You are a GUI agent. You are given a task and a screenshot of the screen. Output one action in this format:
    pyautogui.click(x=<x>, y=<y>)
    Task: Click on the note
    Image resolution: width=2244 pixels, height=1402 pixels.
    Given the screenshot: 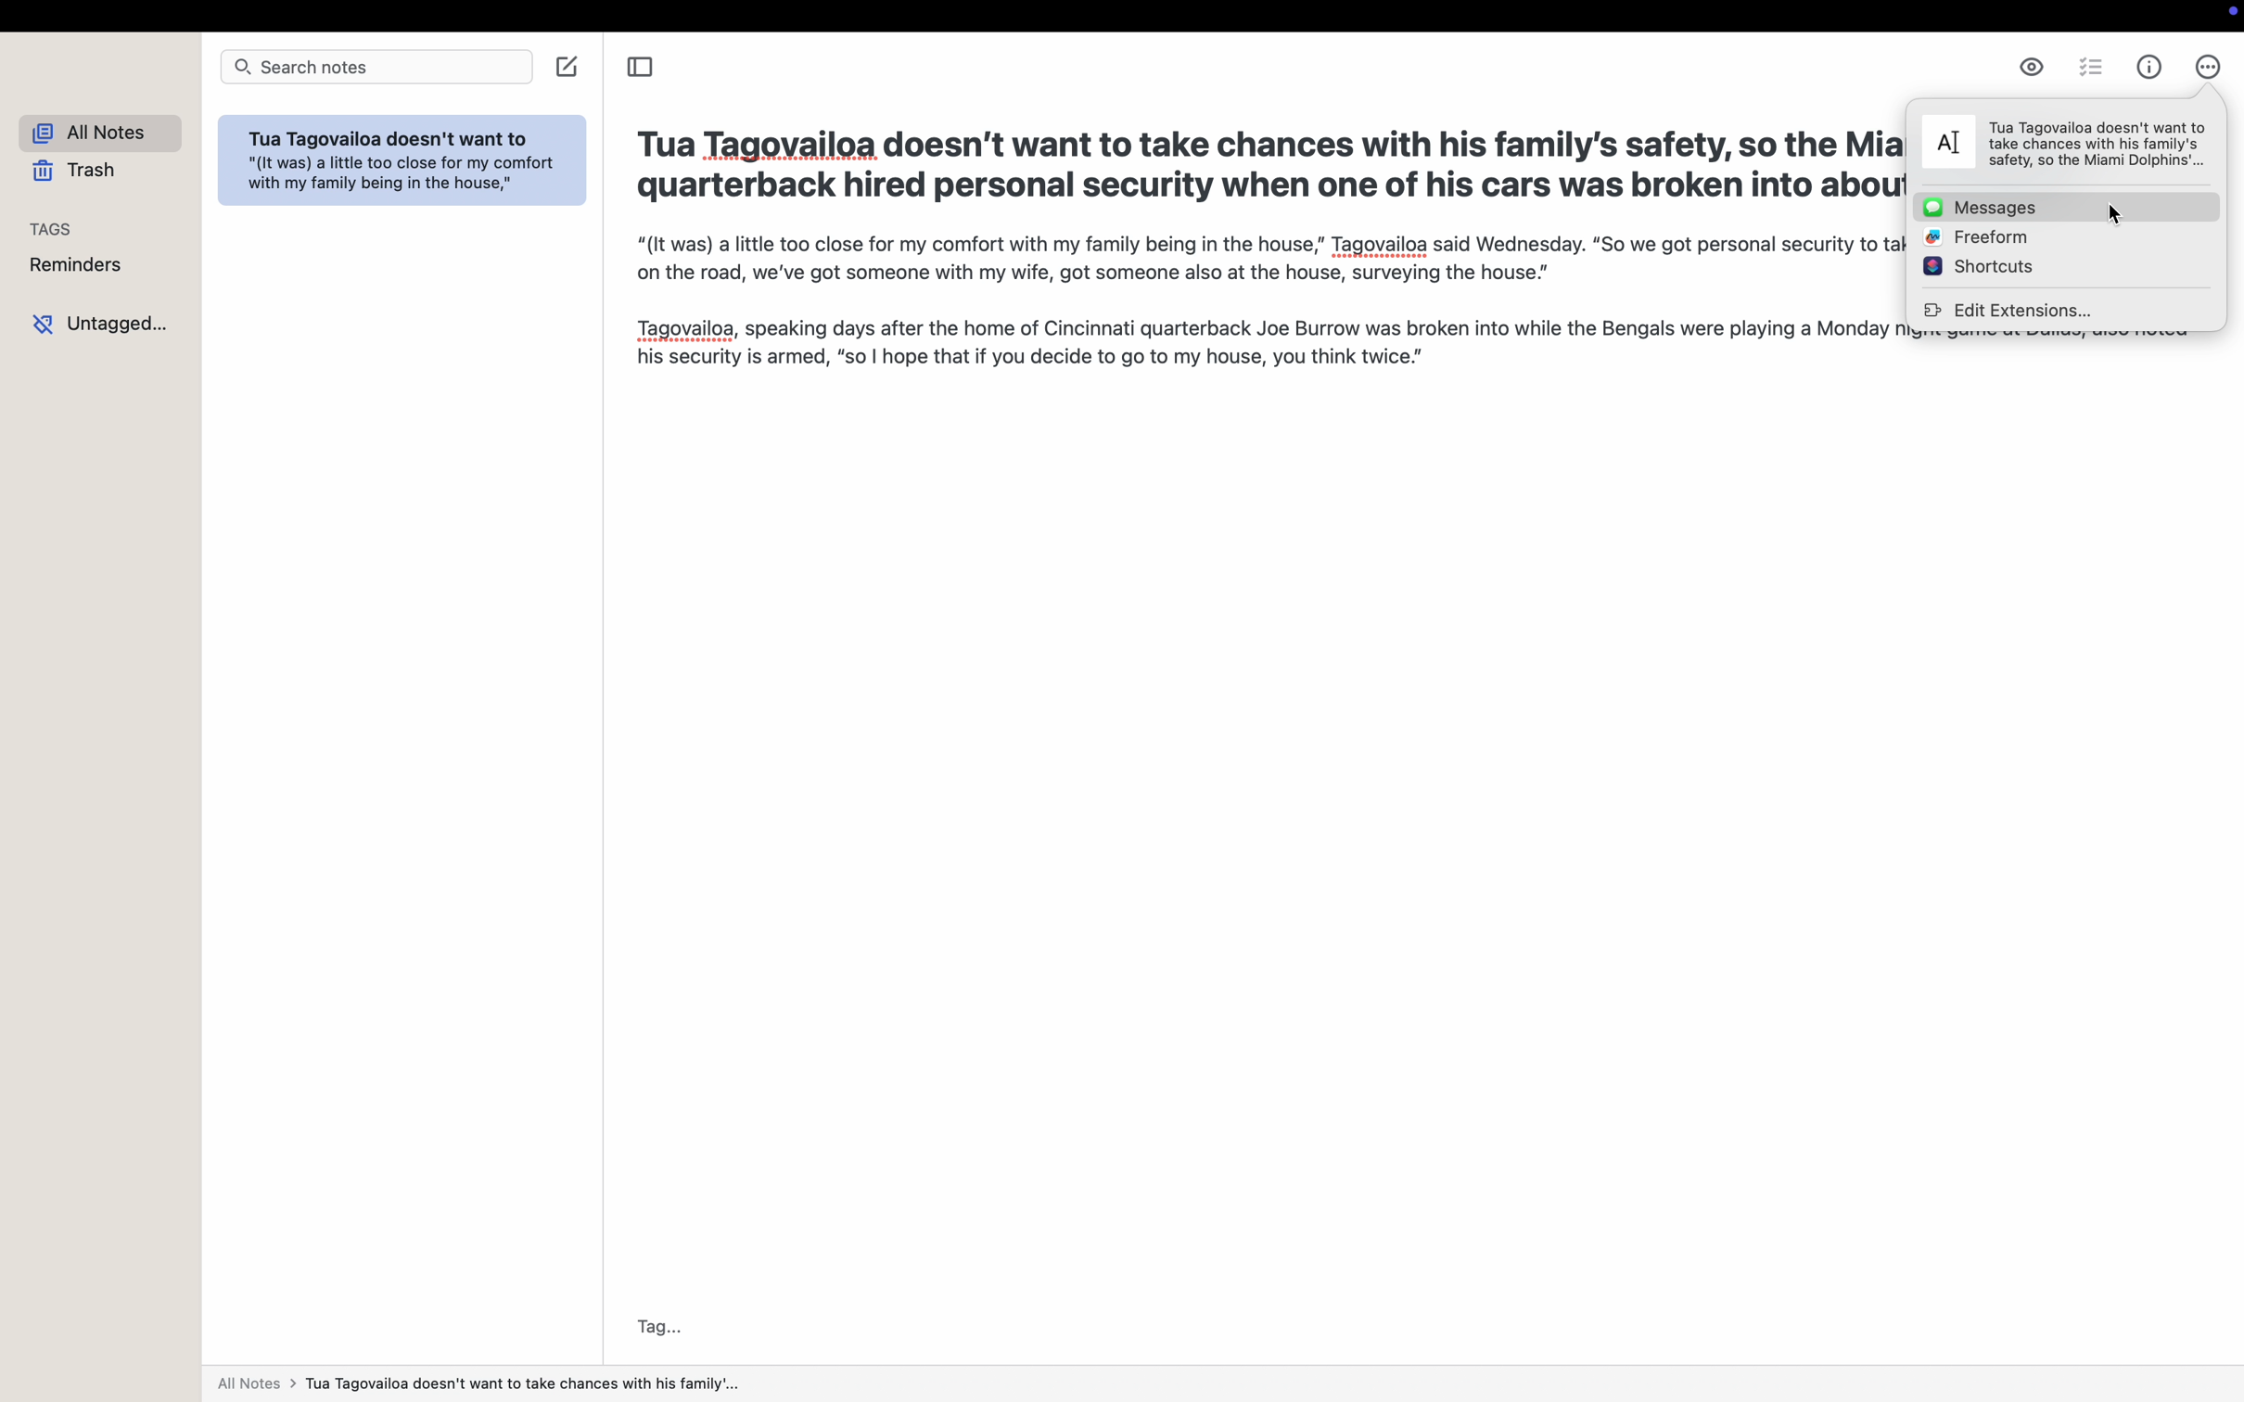 What is the action you would take?
    pyautogui.click(x=2065, y=143)
    